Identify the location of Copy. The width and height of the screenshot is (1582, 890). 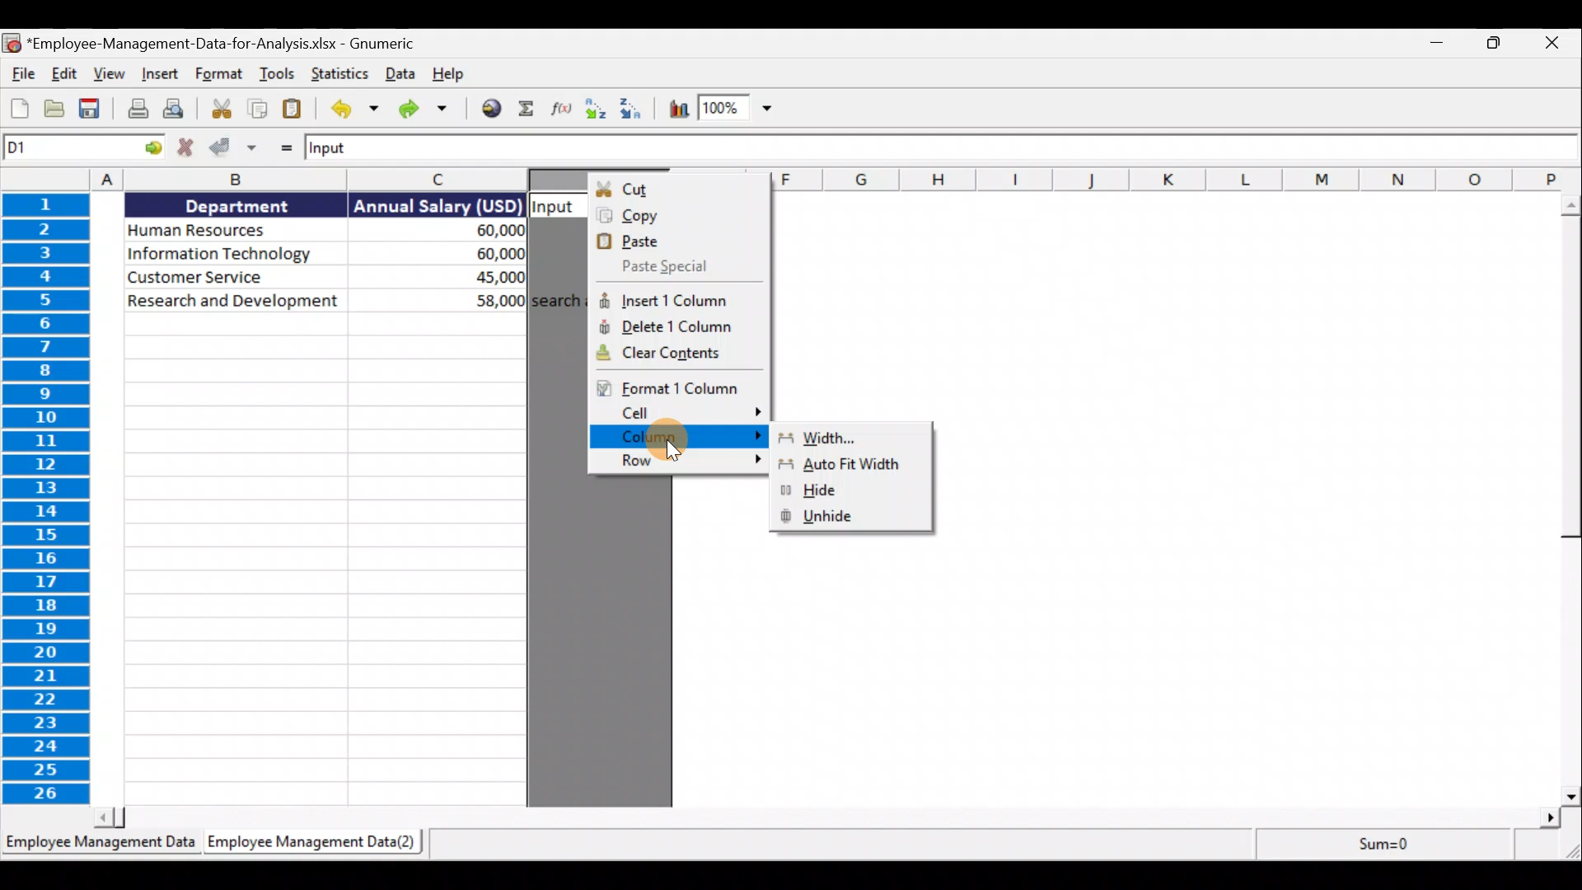
(680, 216).